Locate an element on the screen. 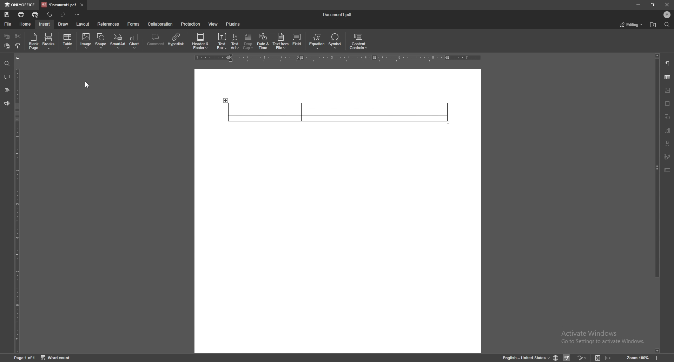  paste is located at coordinates (7, 46).